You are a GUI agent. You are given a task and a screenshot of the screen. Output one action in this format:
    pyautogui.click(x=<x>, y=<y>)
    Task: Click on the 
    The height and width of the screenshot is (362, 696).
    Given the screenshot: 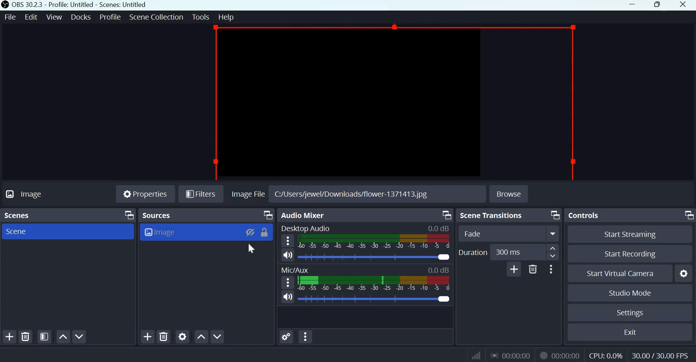 What is the action you would take?
    pyautogui.click(x=630, y=253)
    